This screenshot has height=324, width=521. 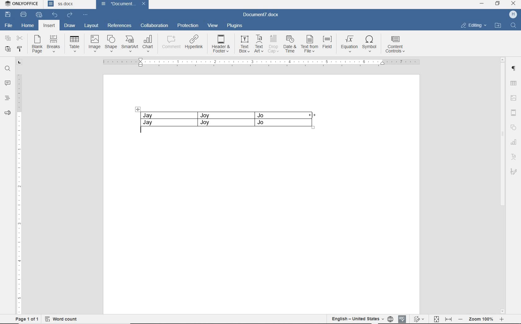 What do you see at coordinates (514, 127) in the screenshot?
I see `SHAPE` at bounding box center [514, 127].